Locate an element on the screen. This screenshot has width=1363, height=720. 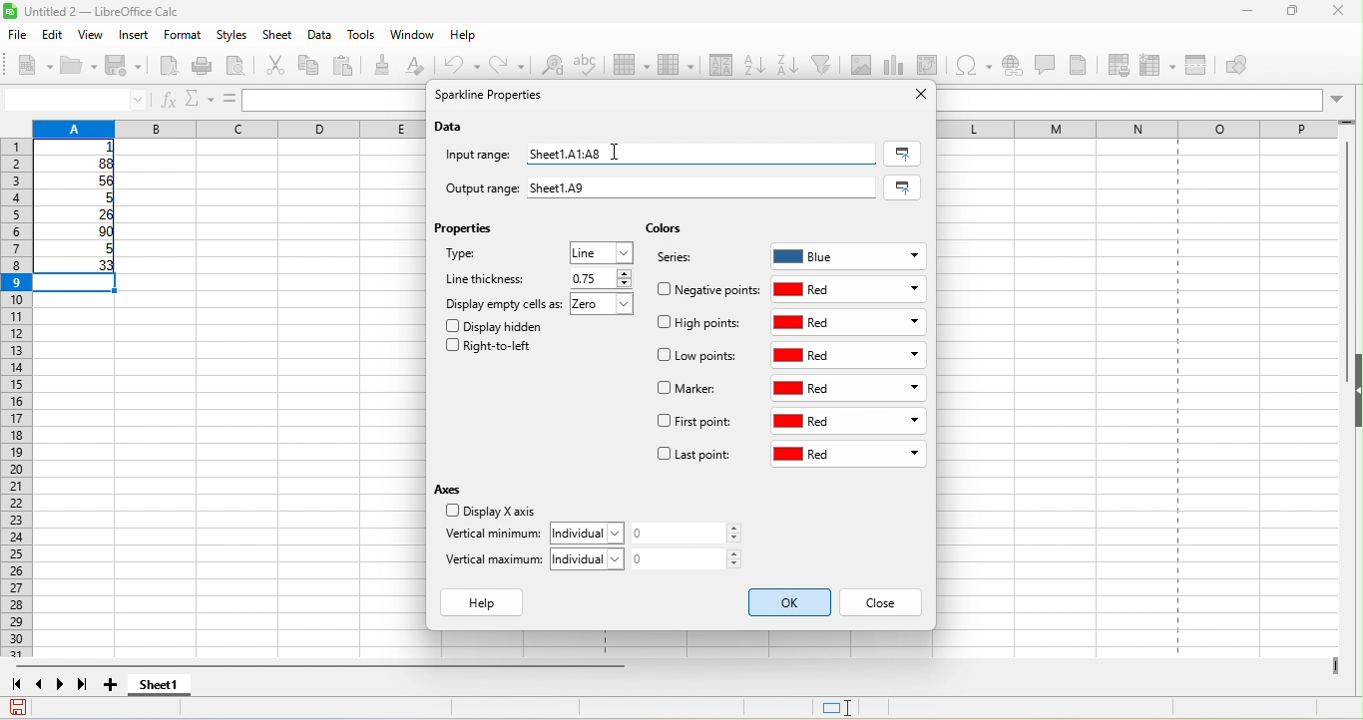
split window is located at coordinates (1204, 66).